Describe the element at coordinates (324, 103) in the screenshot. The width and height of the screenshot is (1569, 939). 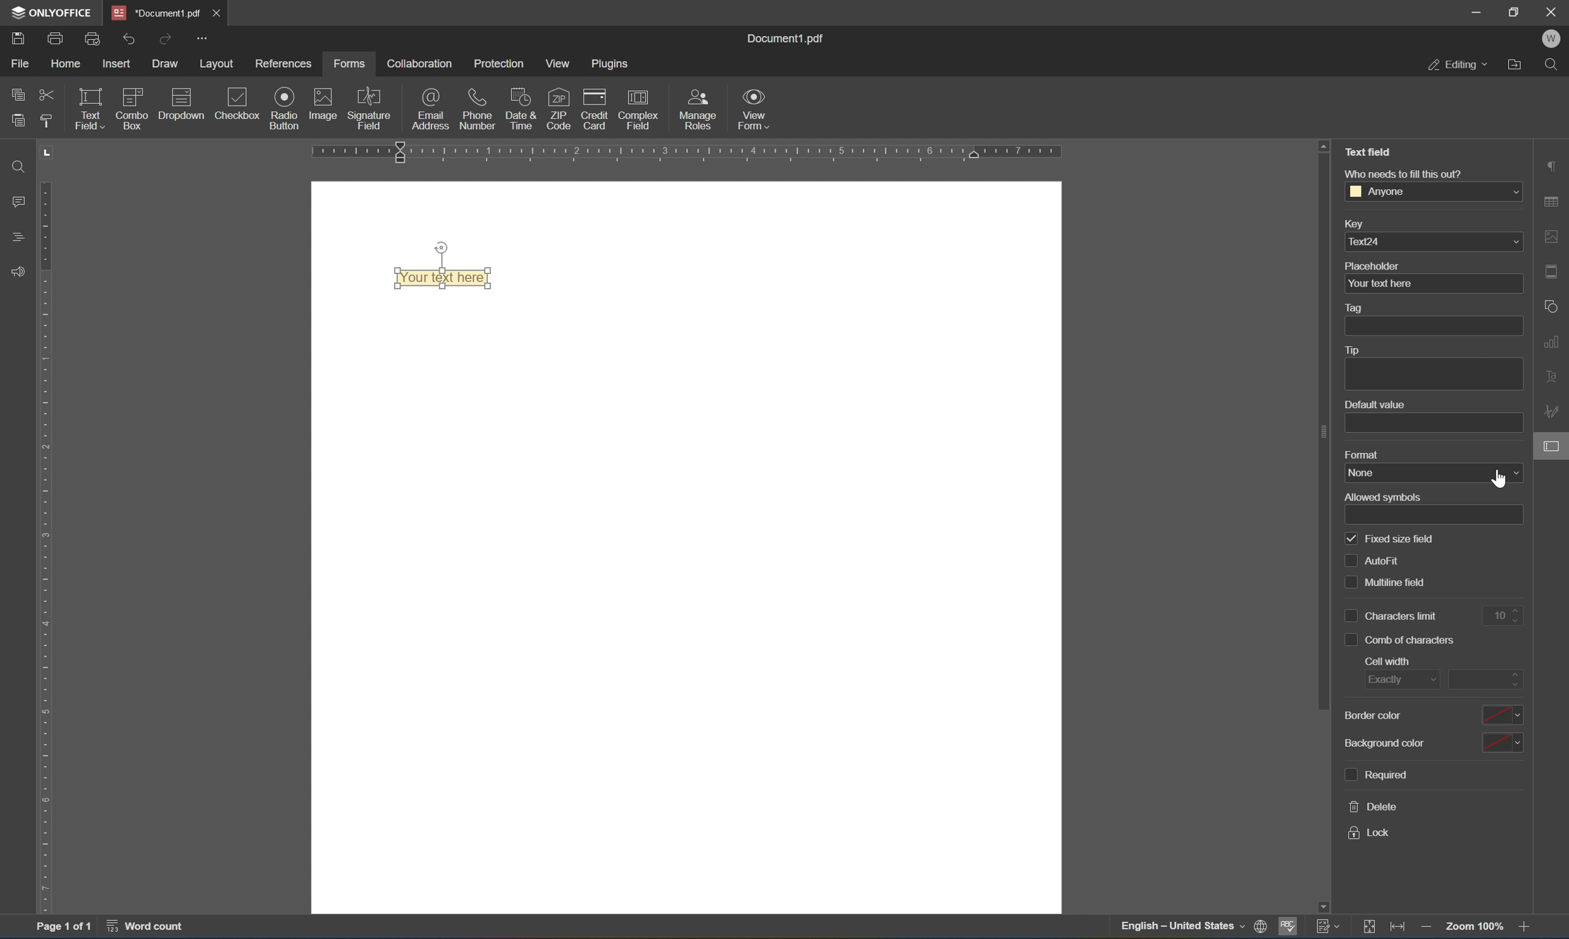
I see `image` at that location.